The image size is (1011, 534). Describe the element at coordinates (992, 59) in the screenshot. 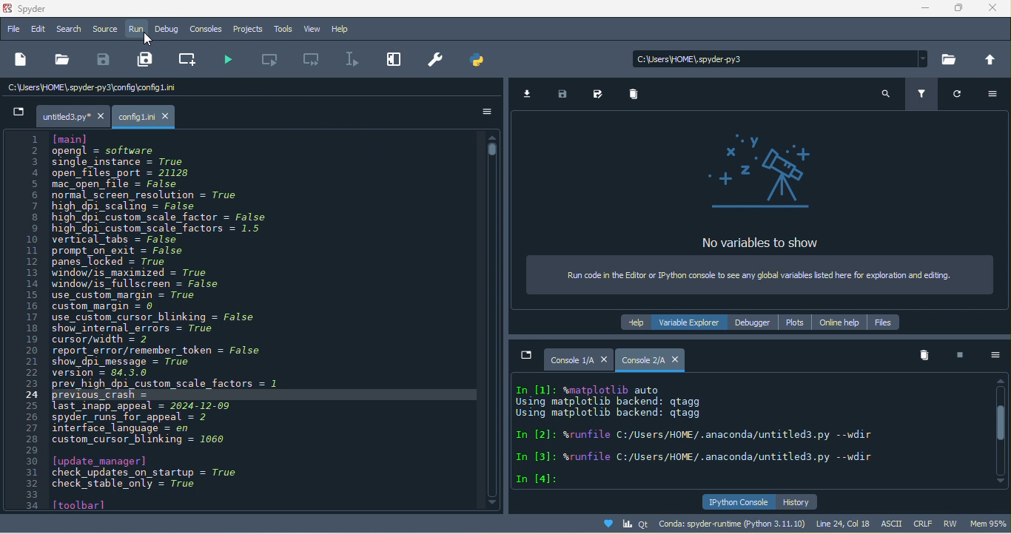

I see `change to parent directory` at that location.